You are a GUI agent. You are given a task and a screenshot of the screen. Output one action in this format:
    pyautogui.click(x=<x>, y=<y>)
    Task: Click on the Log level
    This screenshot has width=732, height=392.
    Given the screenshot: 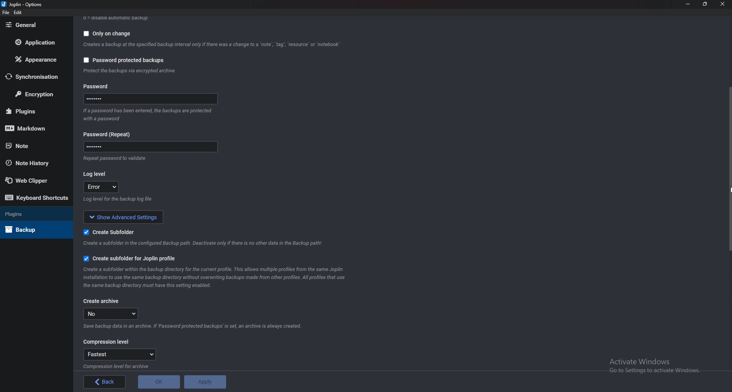 What is the action you would take?
    pyautogui.click(x=96, y=174)
    